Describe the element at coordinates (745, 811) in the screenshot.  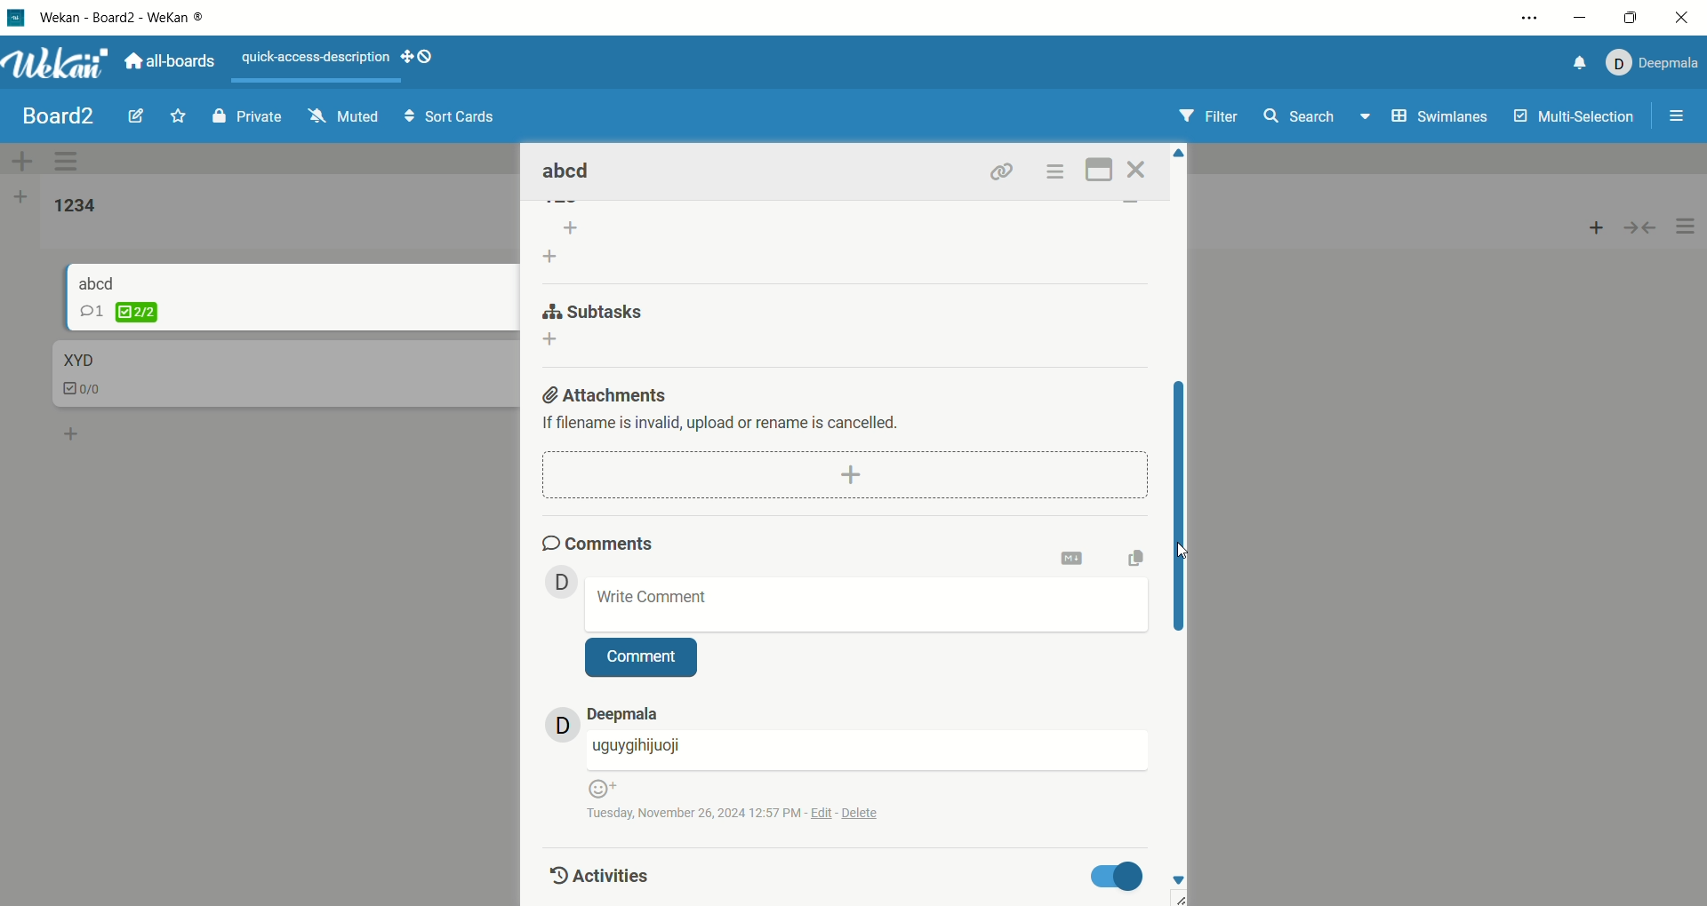
I see `time and date` at that location.